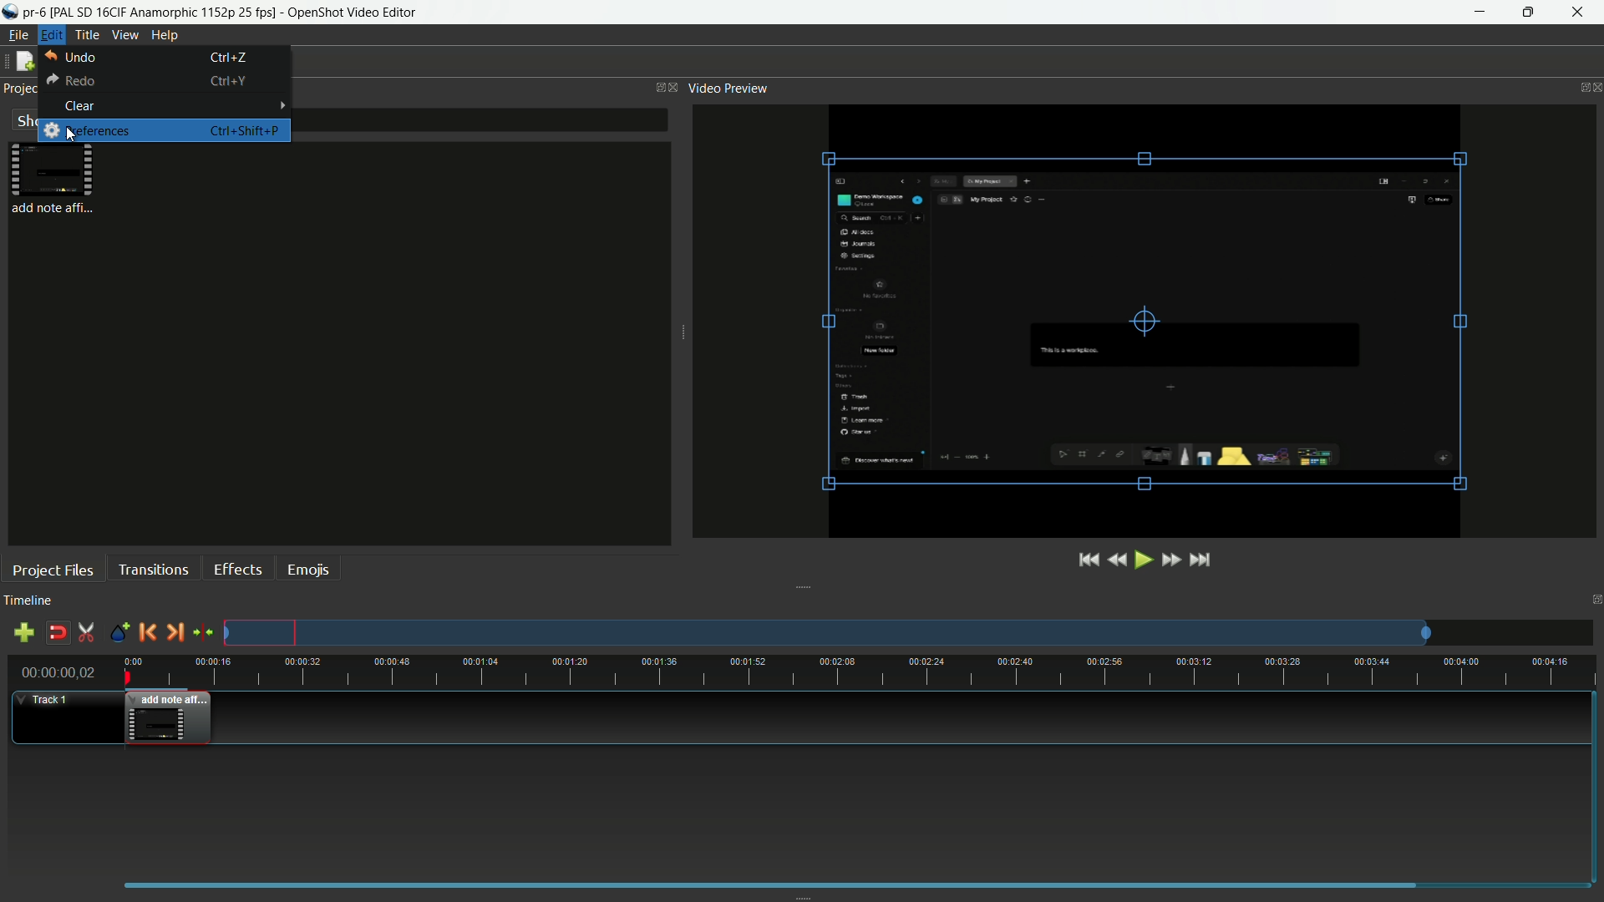 Image resolution: width=1604 pixels, height=902 pixels. Describe the element at coordinates (203, 631) in the screenshot. I see `center the timeline on the playhead` at that location.